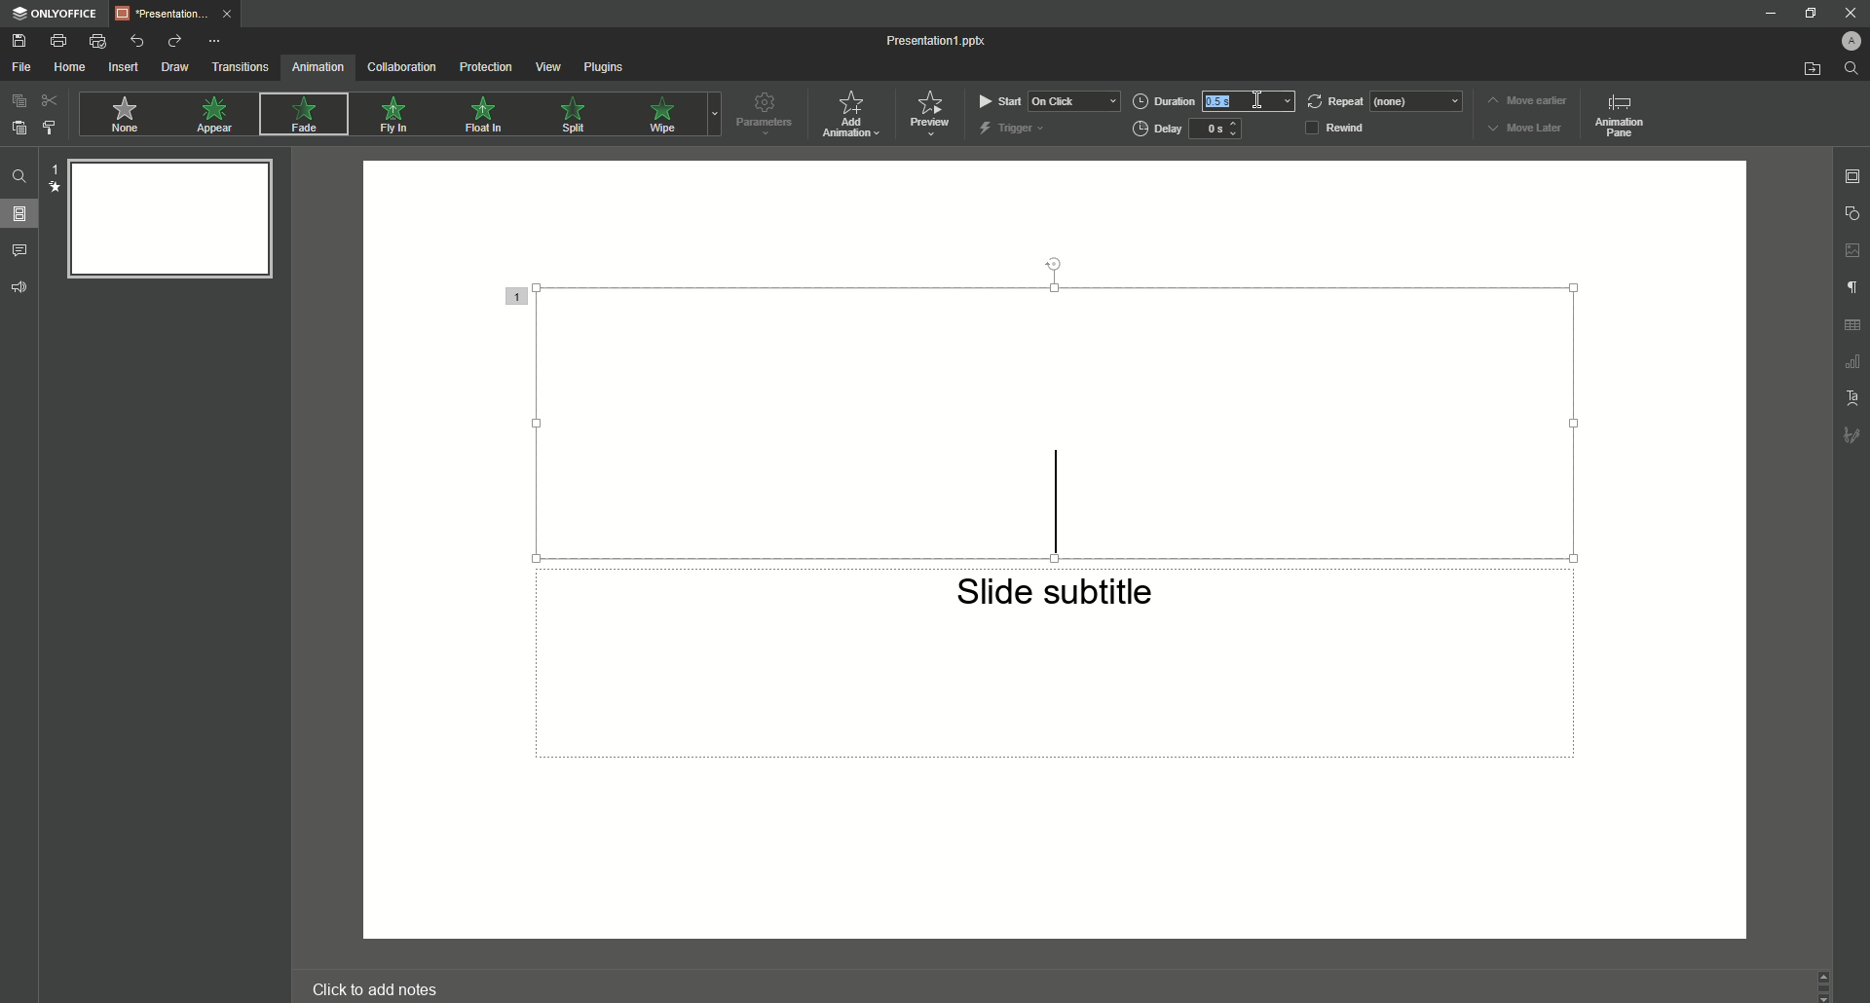  Describe the element at coordinates (1526, 100) in the screenshot. I see `Move earlier` at that location.